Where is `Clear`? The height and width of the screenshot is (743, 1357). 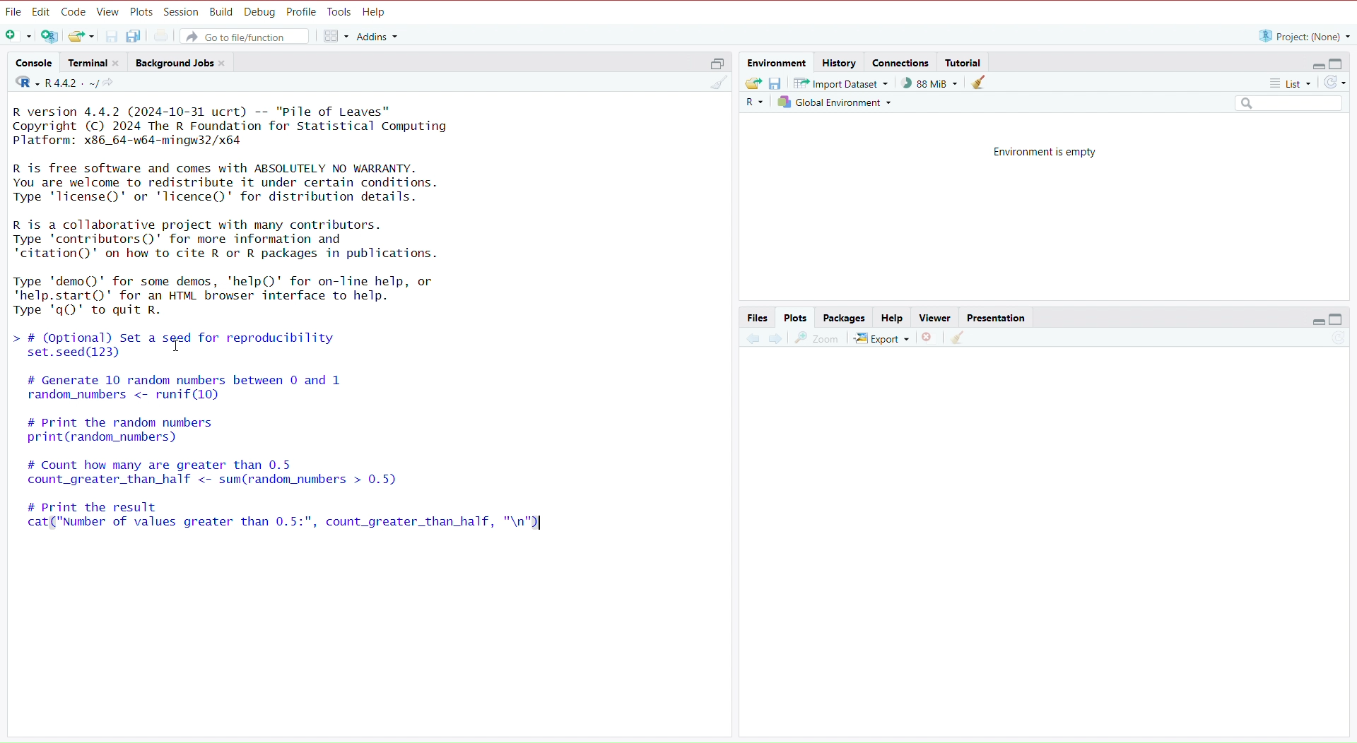
Clear is located at coordinates (958, 338).